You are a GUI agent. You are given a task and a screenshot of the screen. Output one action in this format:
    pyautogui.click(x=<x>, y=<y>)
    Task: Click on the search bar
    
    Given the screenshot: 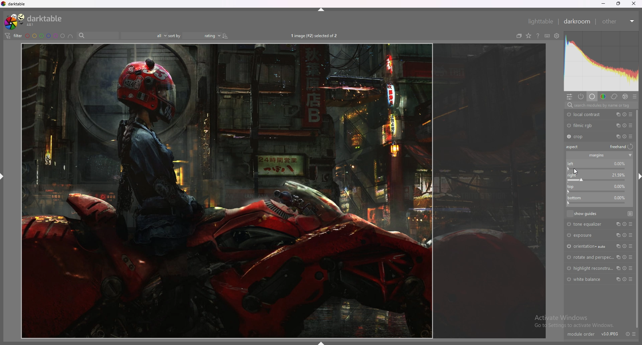 What is the action you would take?
    pyautogui.click(x=97, y=35)
    